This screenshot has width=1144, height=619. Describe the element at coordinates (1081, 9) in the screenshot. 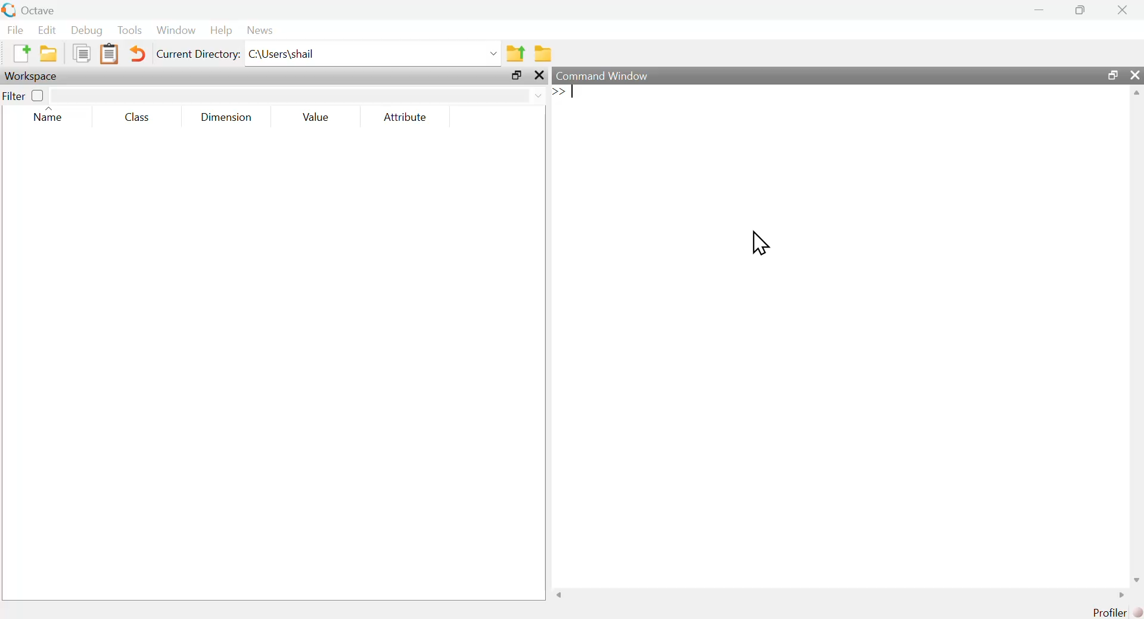

I see `maximize` at that location.